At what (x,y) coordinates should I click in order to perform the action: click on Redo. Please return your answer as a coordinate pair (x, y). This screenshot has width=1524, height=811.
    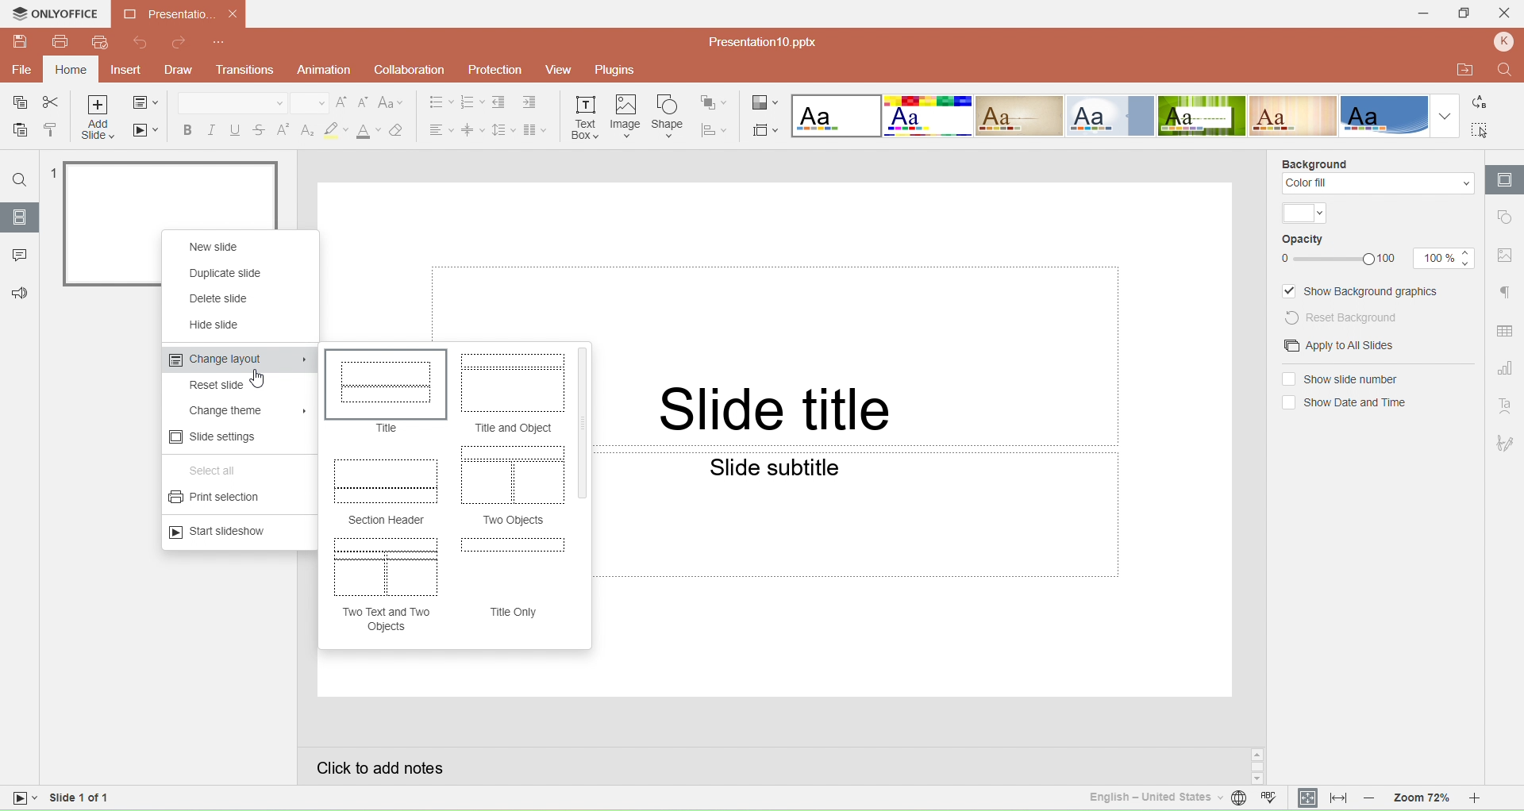
    Looking at the image, I should click on (179, 44).